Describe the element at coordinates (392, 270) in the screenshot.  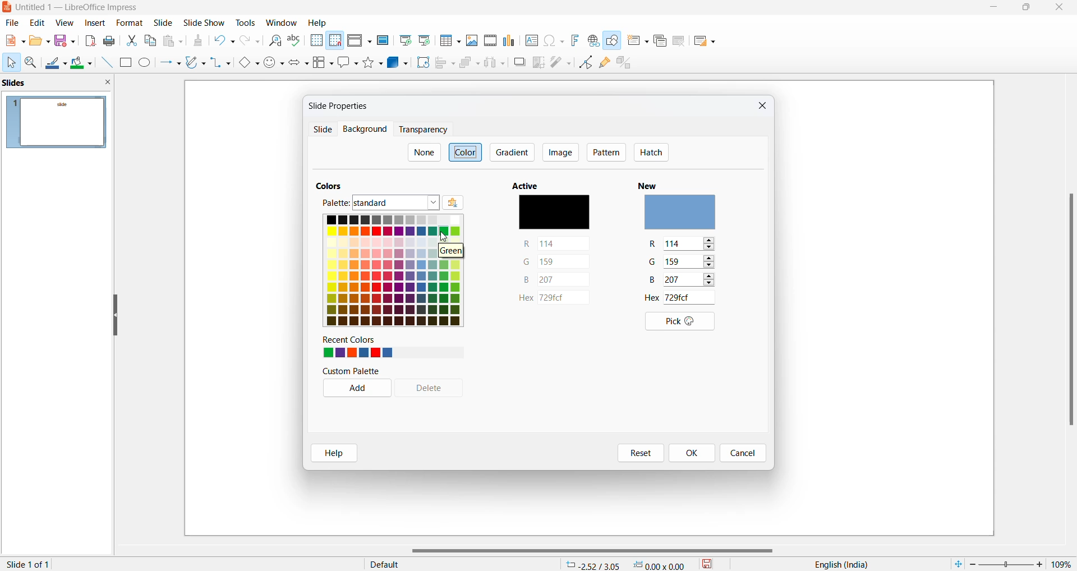
I see `color palette` at that location.